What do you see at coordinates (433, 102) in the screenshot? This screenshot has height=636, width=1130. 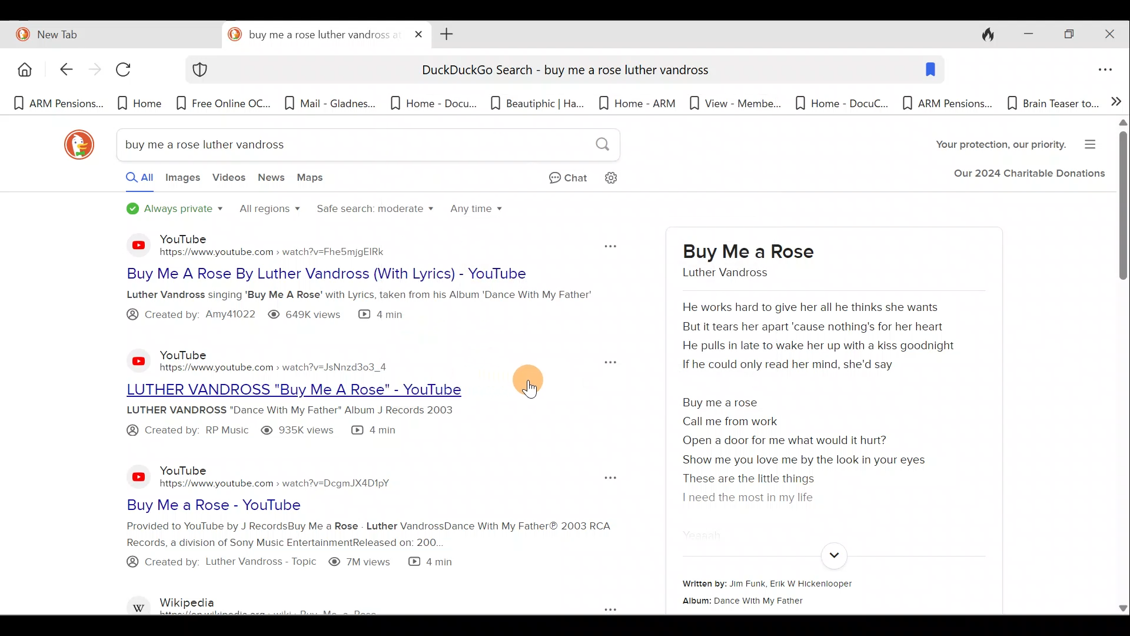 I see `Bookmark 5` at bounding box center [433, 102].